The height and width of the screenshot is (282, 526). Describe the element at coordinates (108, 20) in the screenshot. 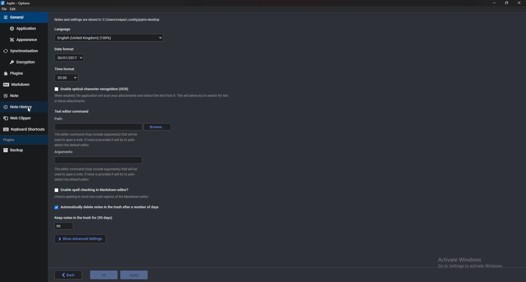

I see `Info` at that location.